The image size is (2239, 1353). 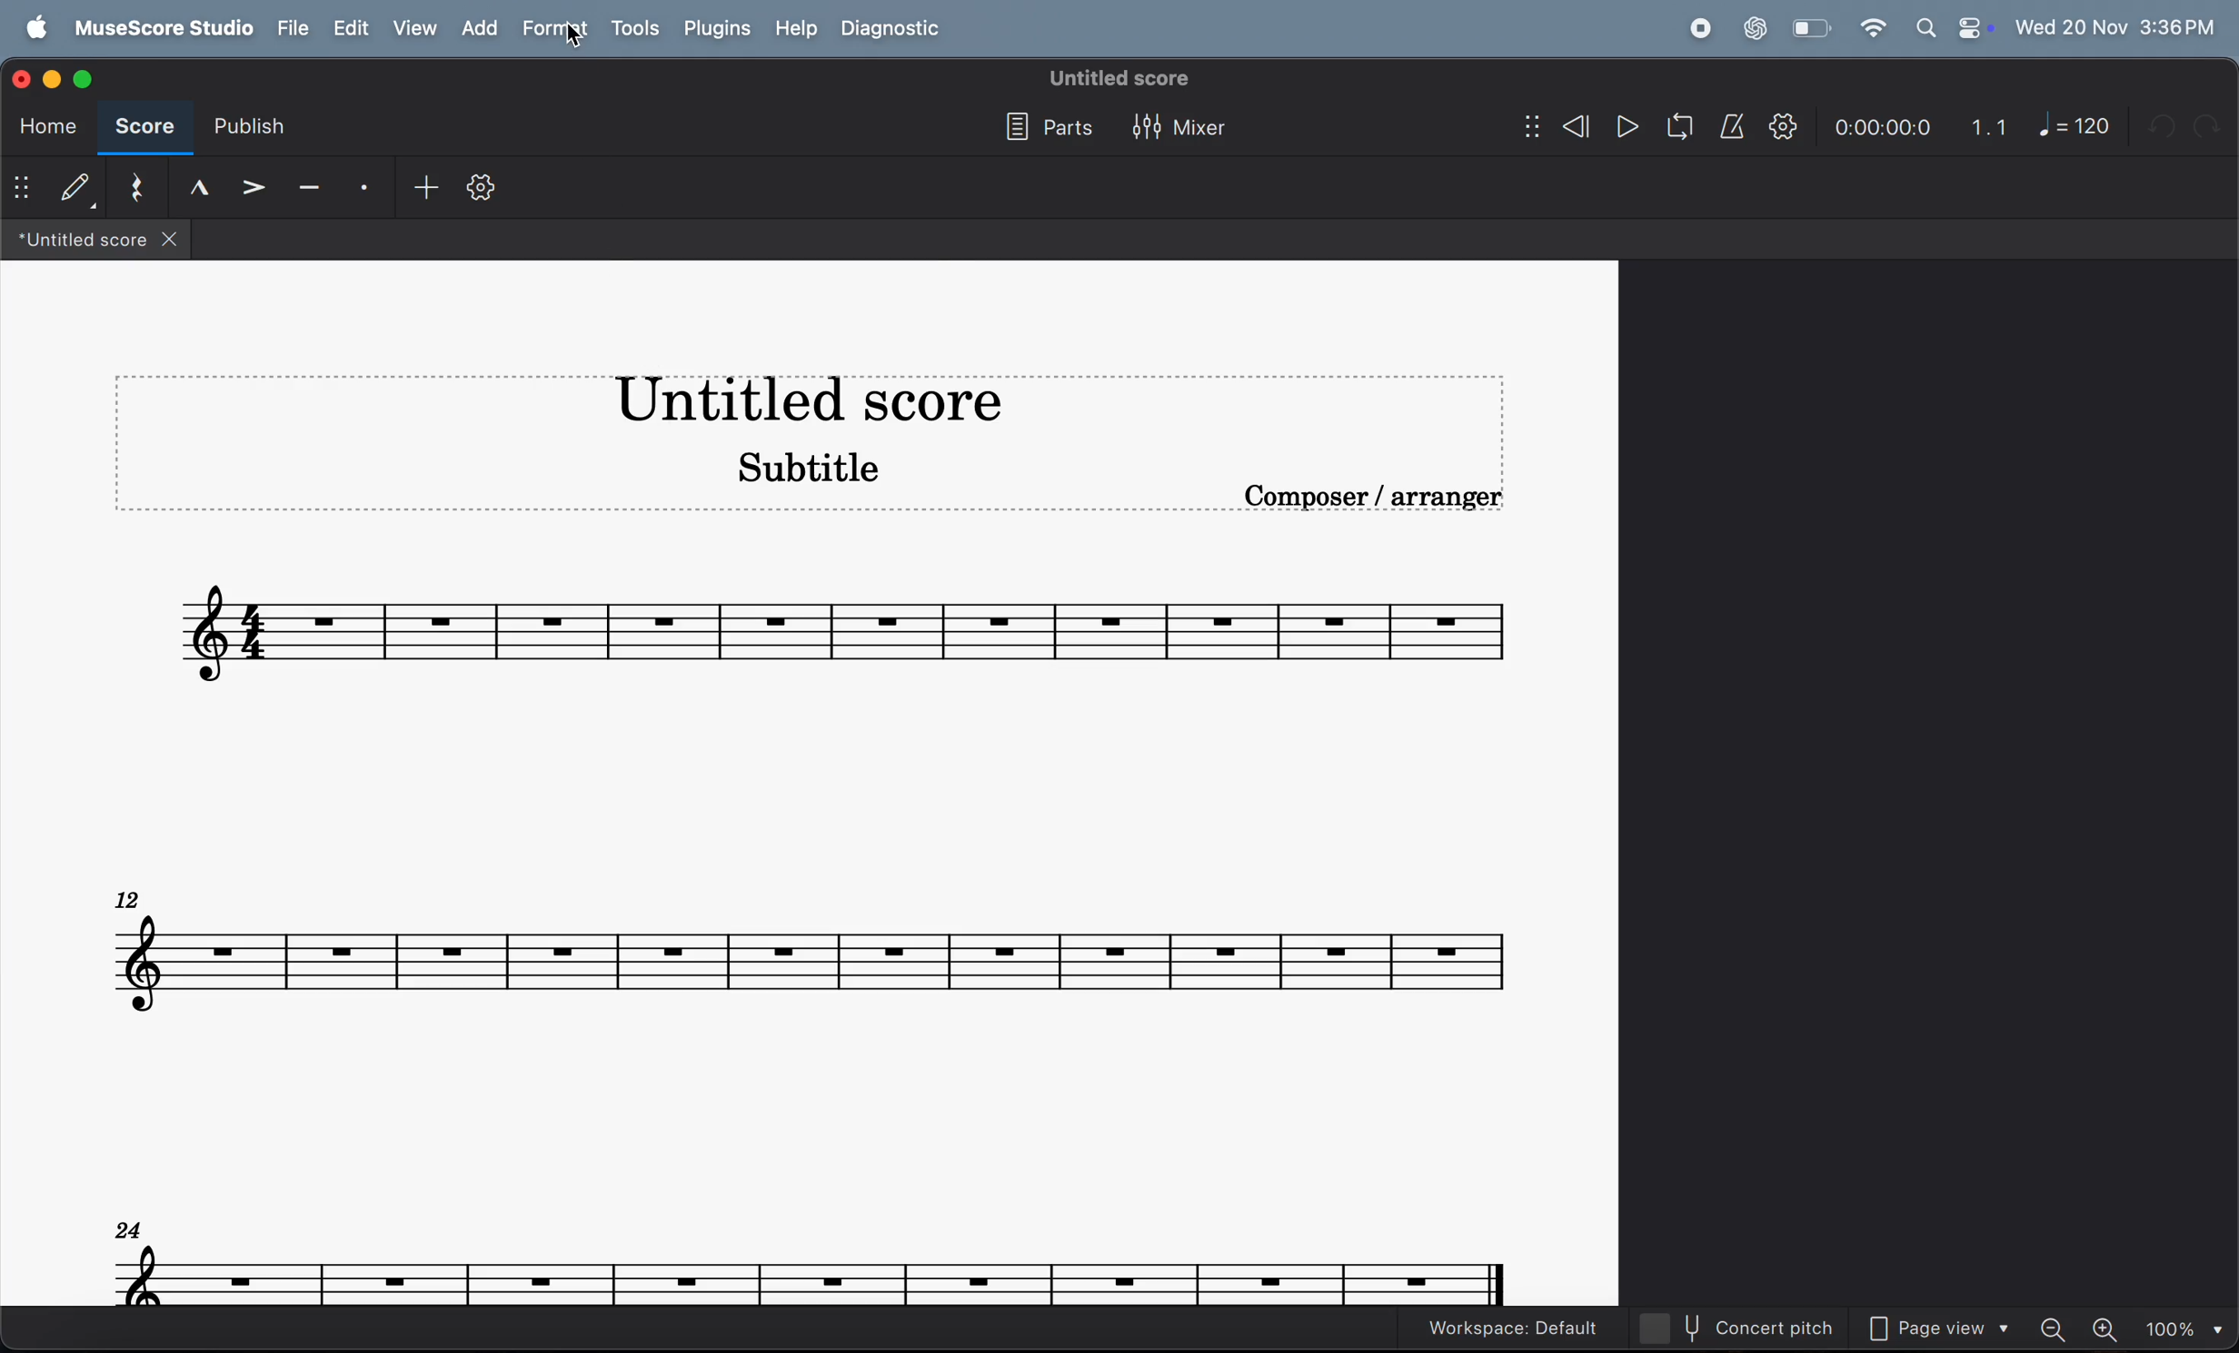 I want to click on time frame, so click(x=1880, y=129).